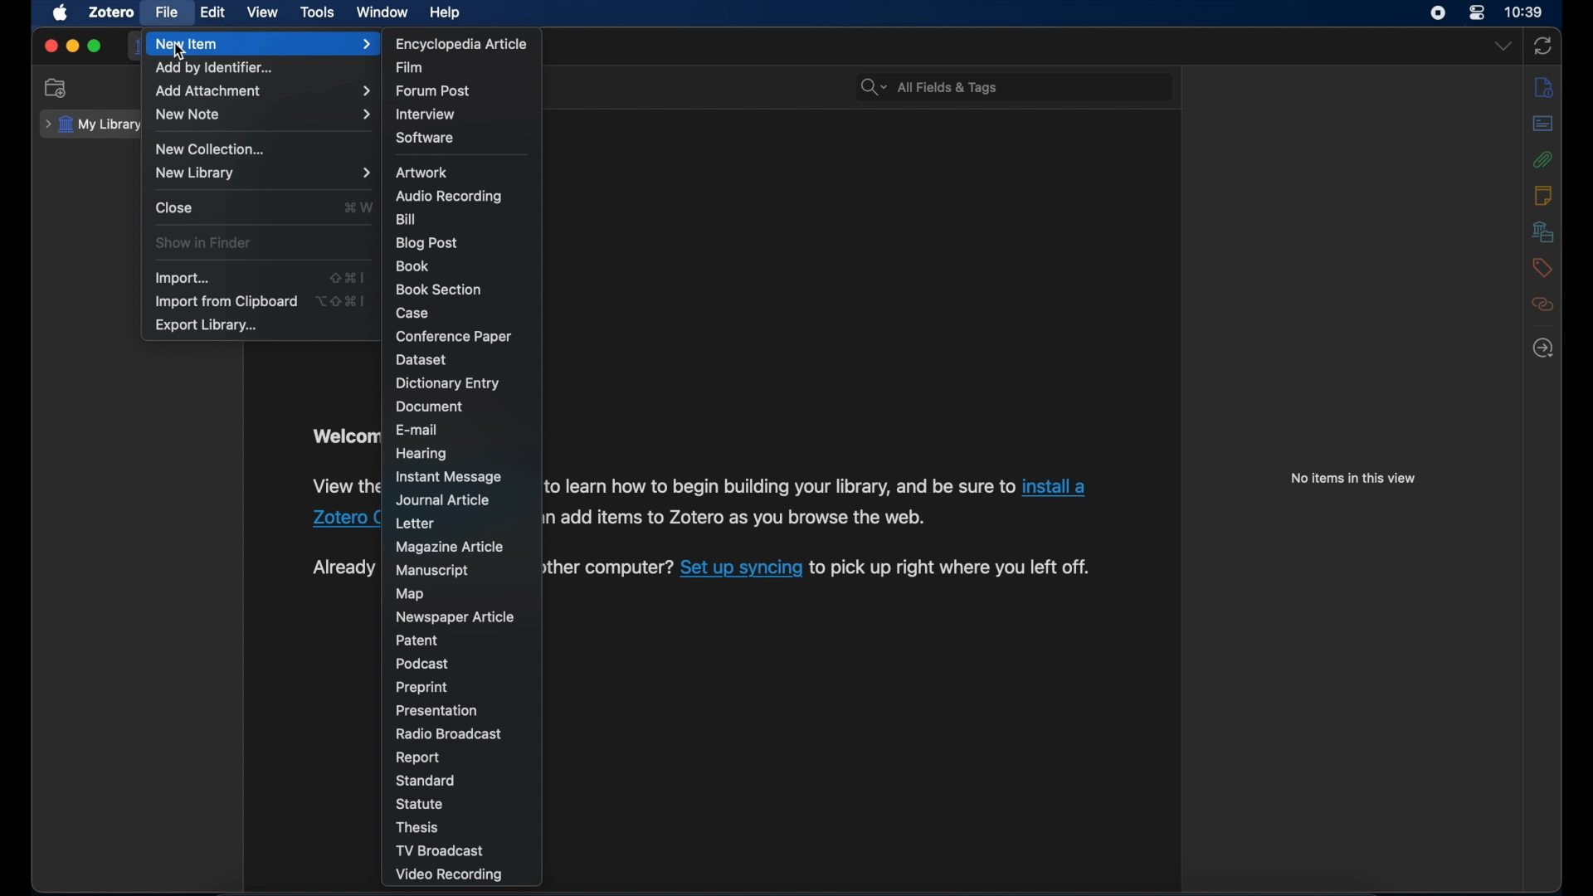  I want to click on film, so click(413, 66).